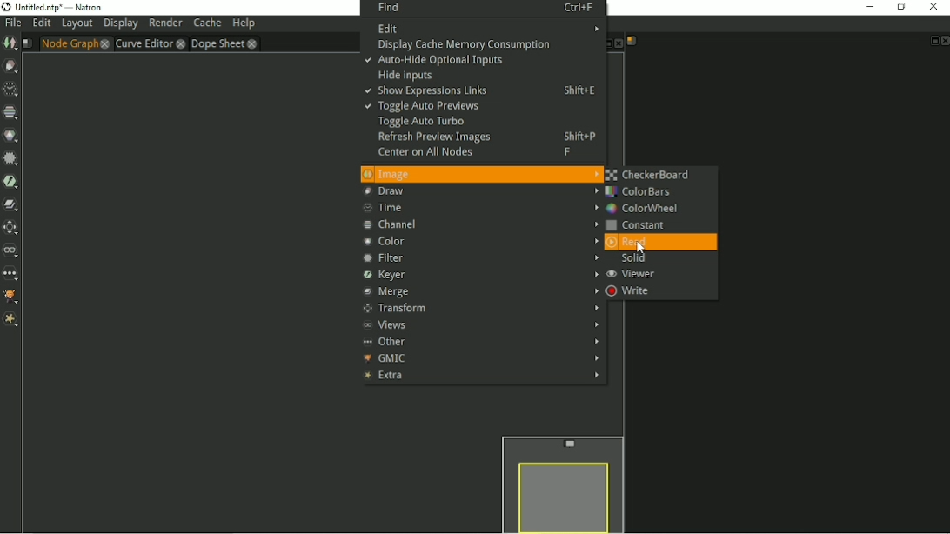 This screenshot has height=534, width=950. Describe the element at coordinates (11, 250) in the screenshot. I see `Views` at that location.